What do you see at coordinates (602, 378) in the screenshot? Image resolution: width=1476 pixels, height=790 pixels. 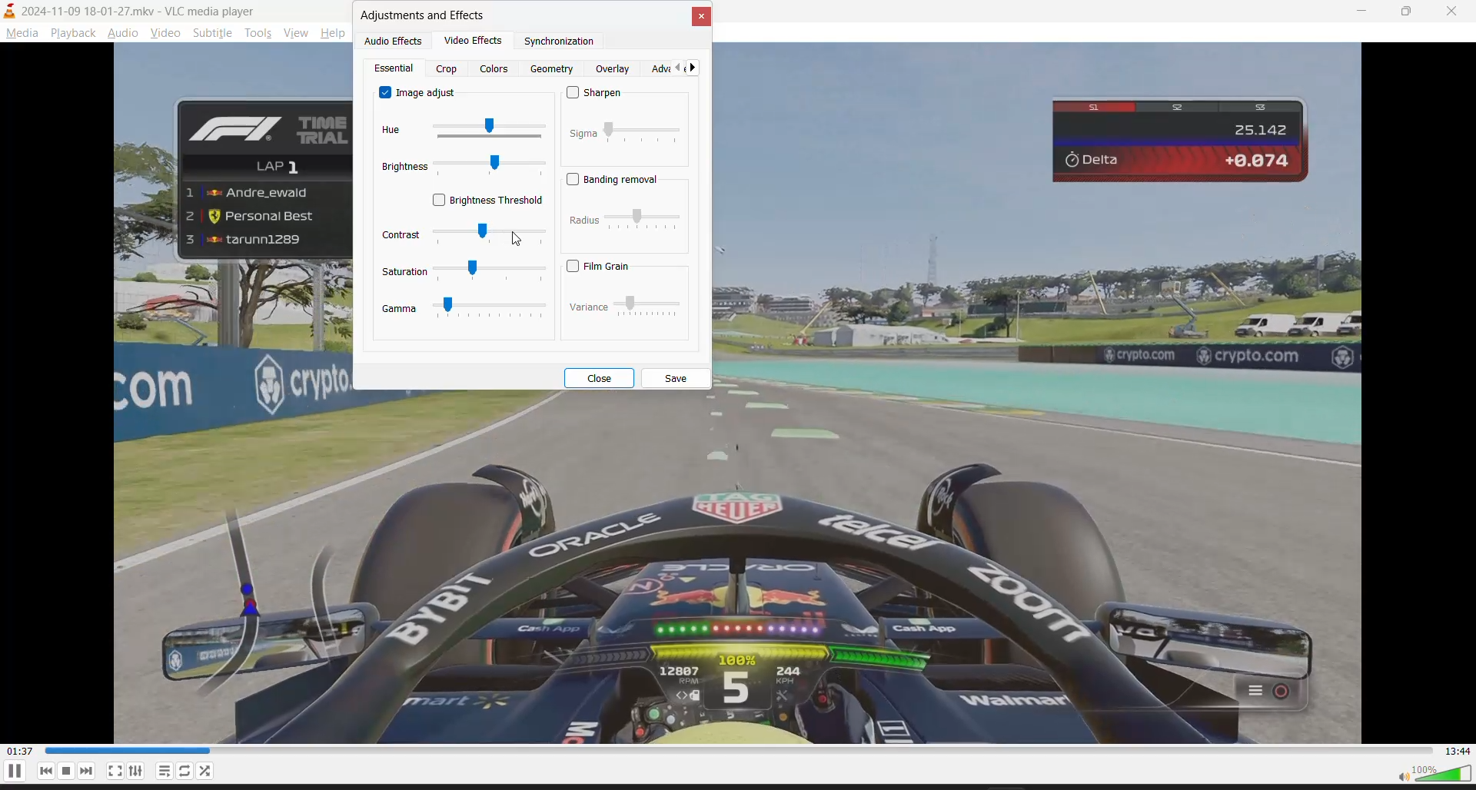 I see `close` at bounding box center [602, 378].